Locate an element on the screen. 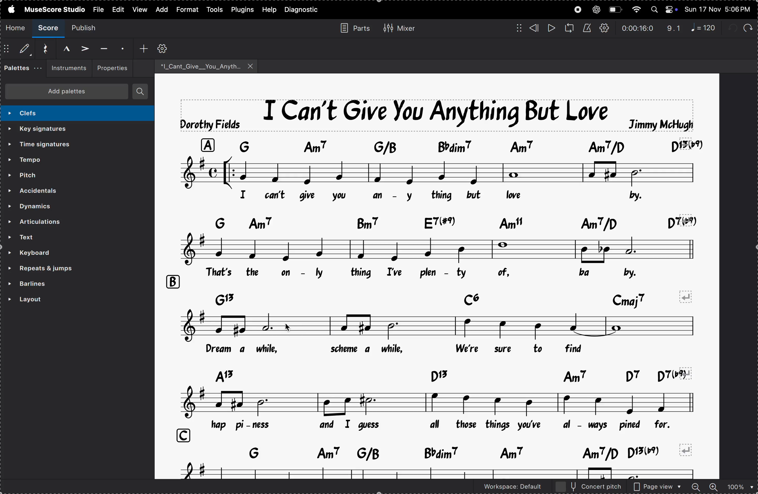 The image size is (758, 494). chatgpt is located at coordinates (596, 9).